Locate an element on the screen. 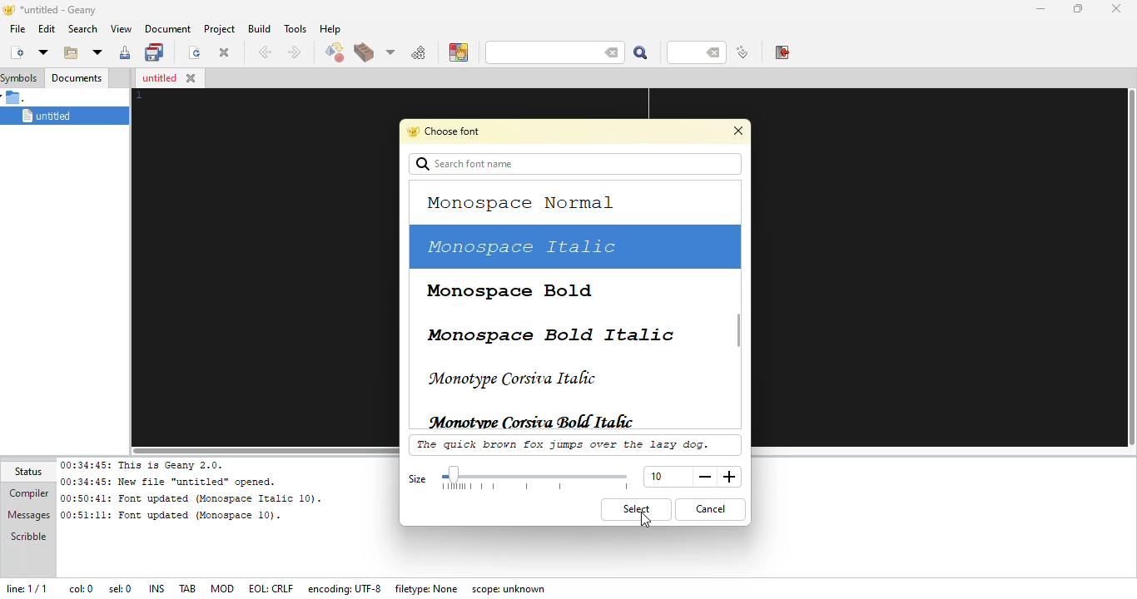 This screenshot has height=599, width=1137. sel: 0 is located at coordinates (118, 589).